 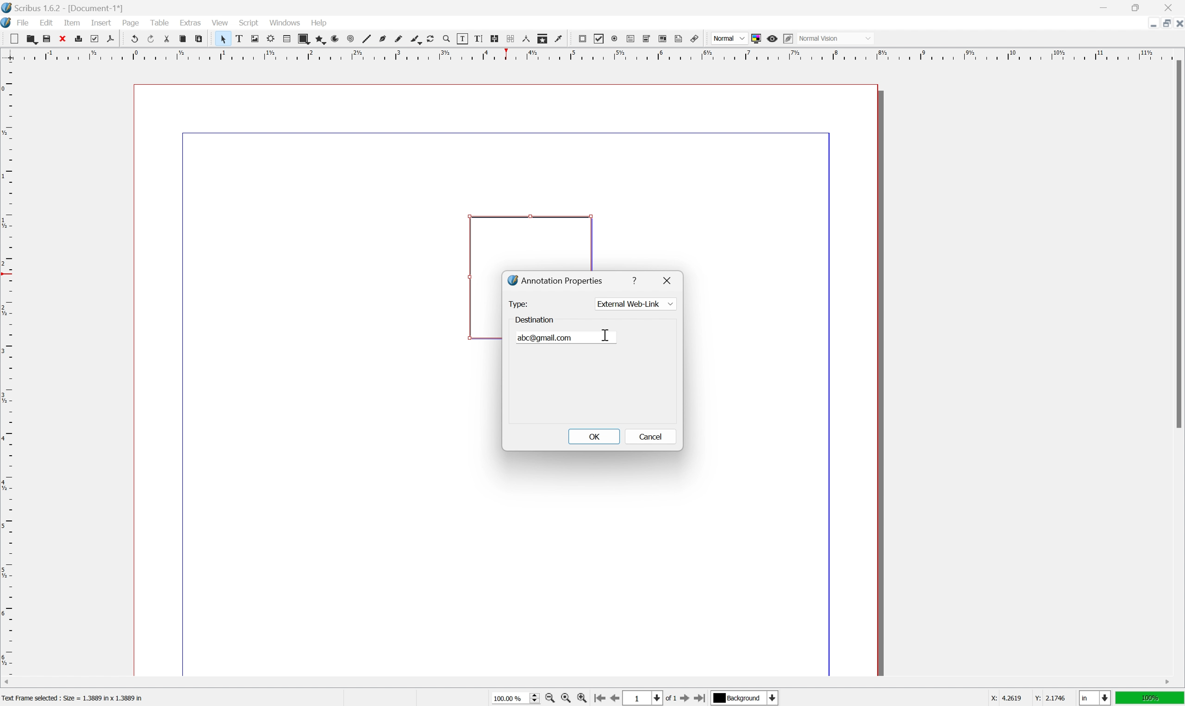 What do you see at coordinates (543, 39) in the screenshot?
I see `copy item properties` at bounding box center [543, 39].